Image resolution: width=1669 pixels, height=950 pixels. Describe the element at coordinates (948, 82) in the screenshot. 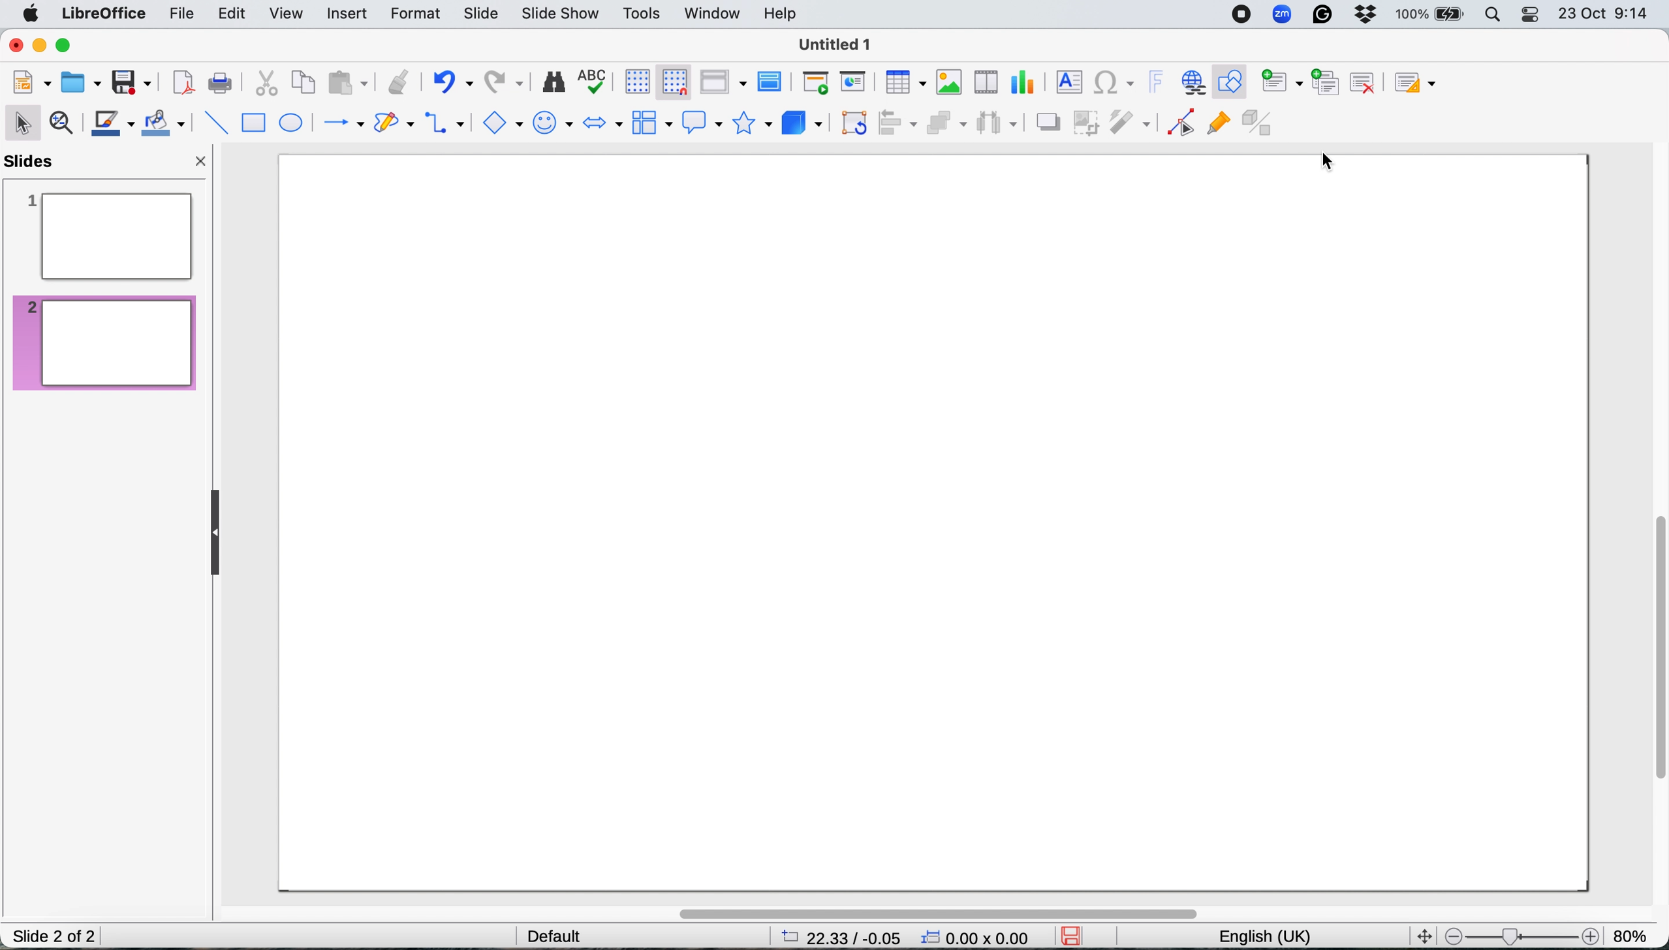

I see `insert image` at that location.